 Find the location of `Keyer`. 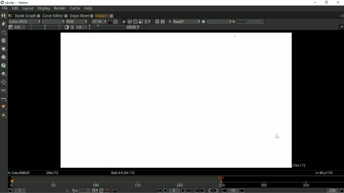

Keyer is located at coordinates (4, 66).